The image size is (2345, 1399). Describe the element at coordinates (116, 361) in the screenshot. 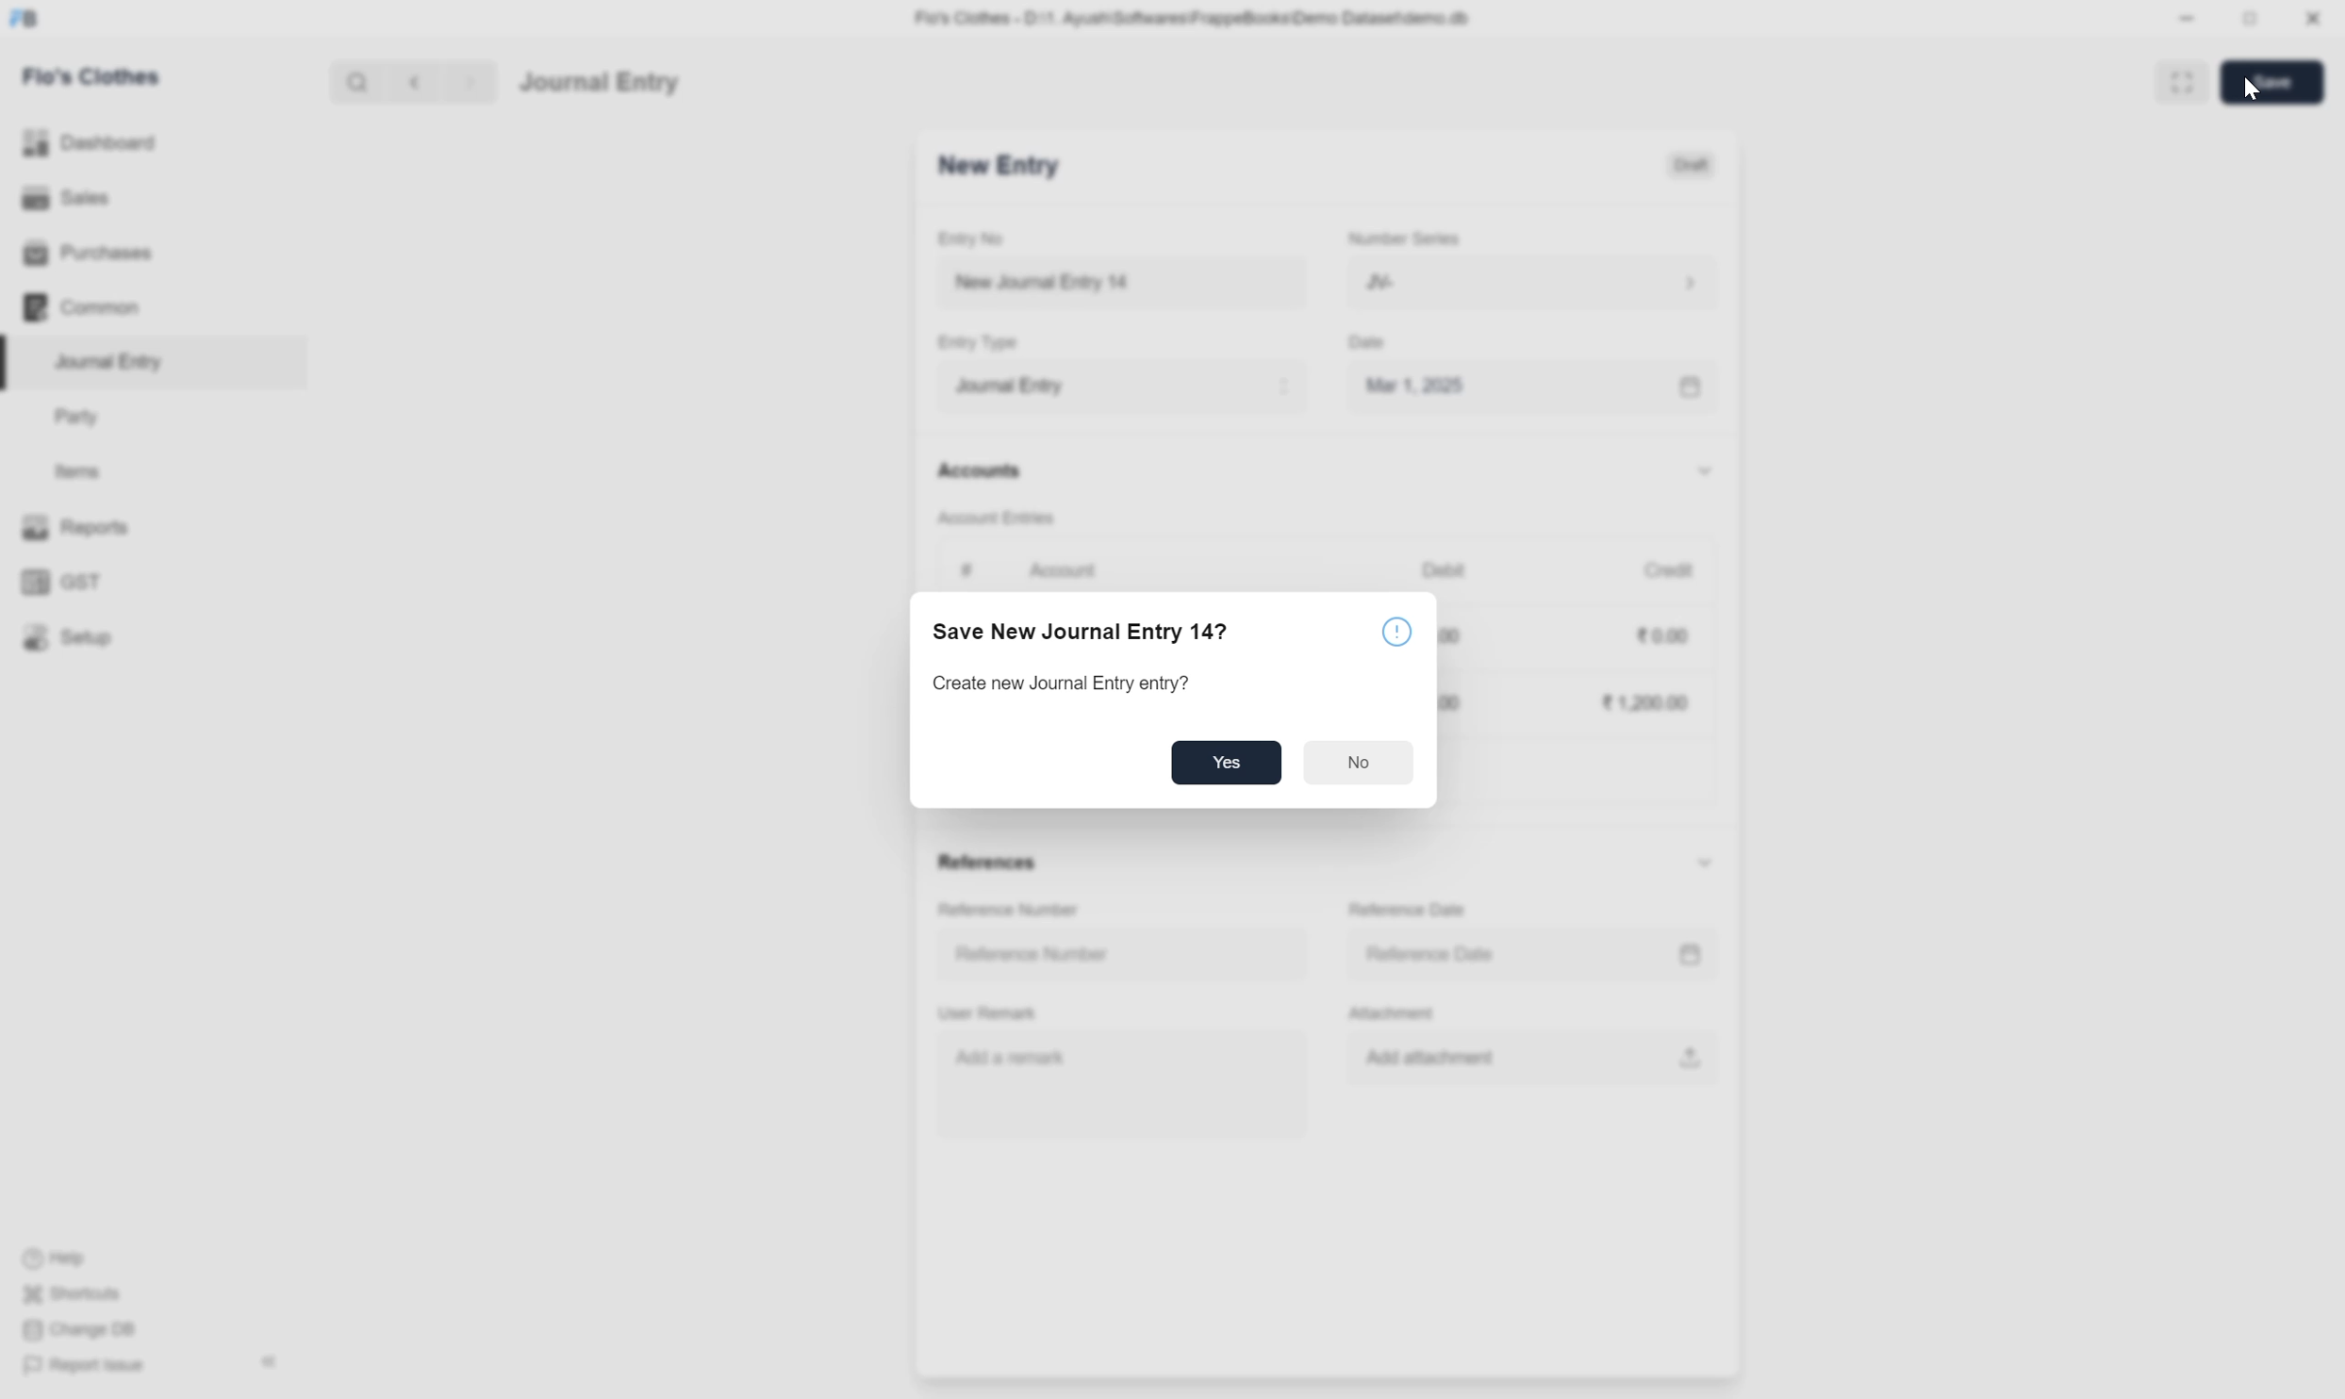

I see `Journal Entry` at that location.